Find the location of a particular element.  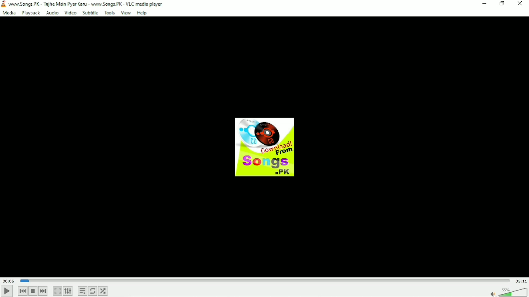

logo is located at coordinates (3, 5).